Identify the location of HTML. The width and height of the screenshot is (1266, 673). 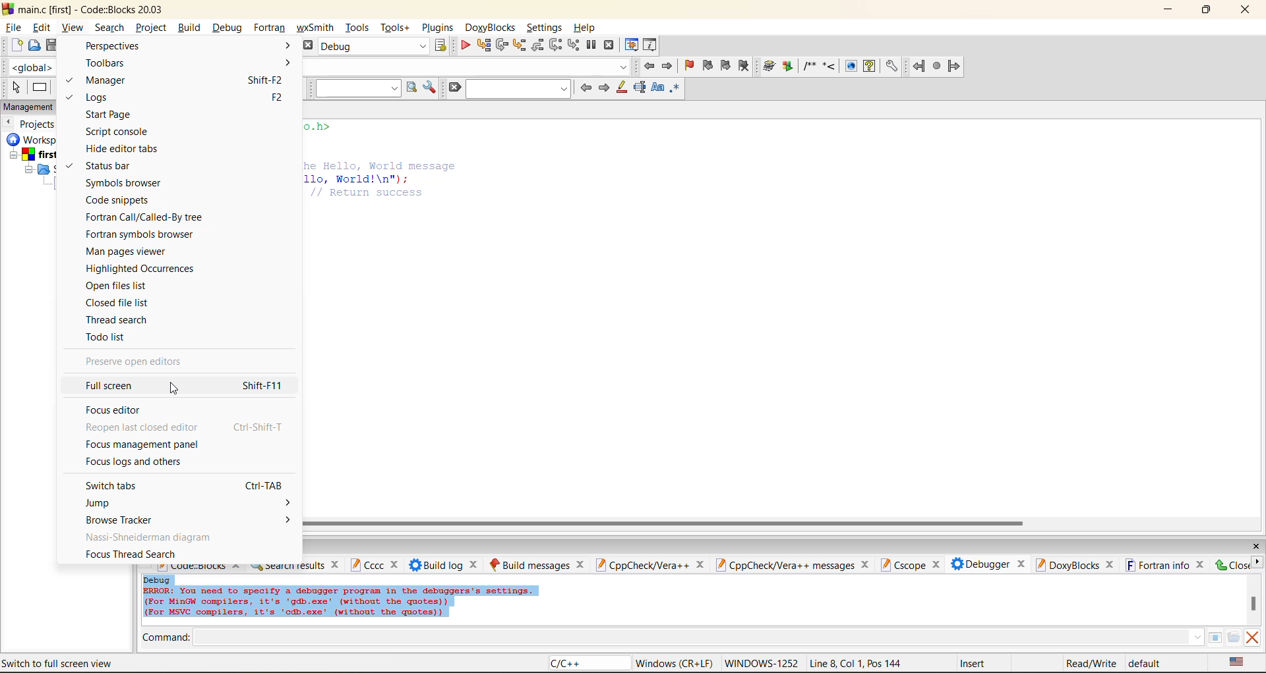
(851, 66).